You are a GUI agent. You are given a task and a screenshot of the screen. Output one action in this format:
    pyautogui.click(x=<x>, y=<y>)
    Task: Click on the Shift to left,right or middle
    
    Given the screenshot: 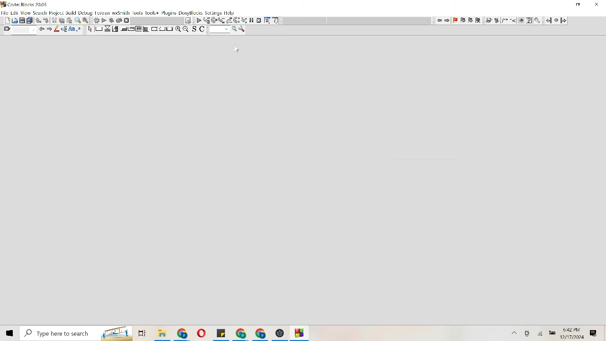 What is the action you would take?
    pyautogui.click(x=162, y=29)
    